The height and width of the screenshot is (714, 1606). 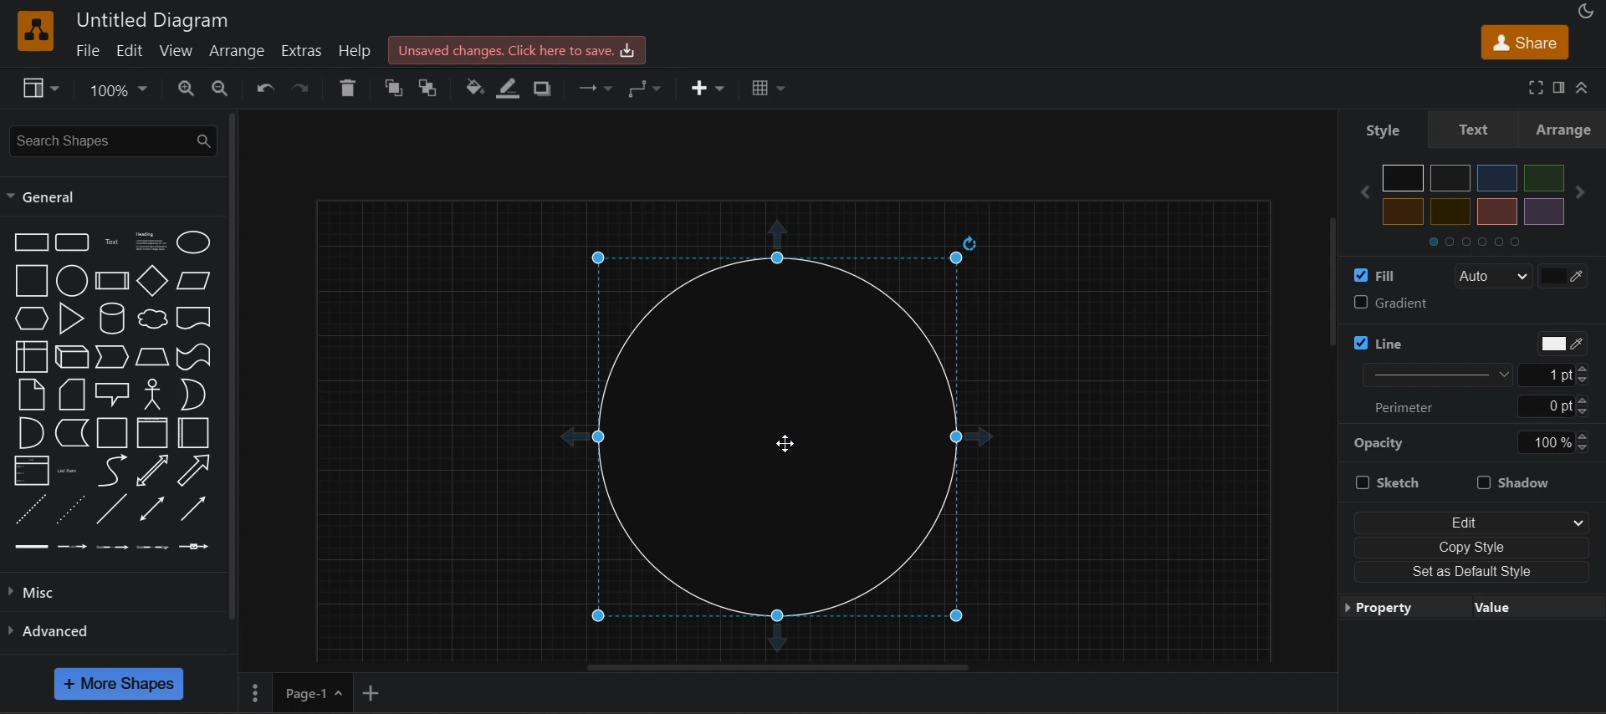 What do you see at coordinates (314, 692) in the screenshot?
I see `page 1` at bounding box center [314, 692].